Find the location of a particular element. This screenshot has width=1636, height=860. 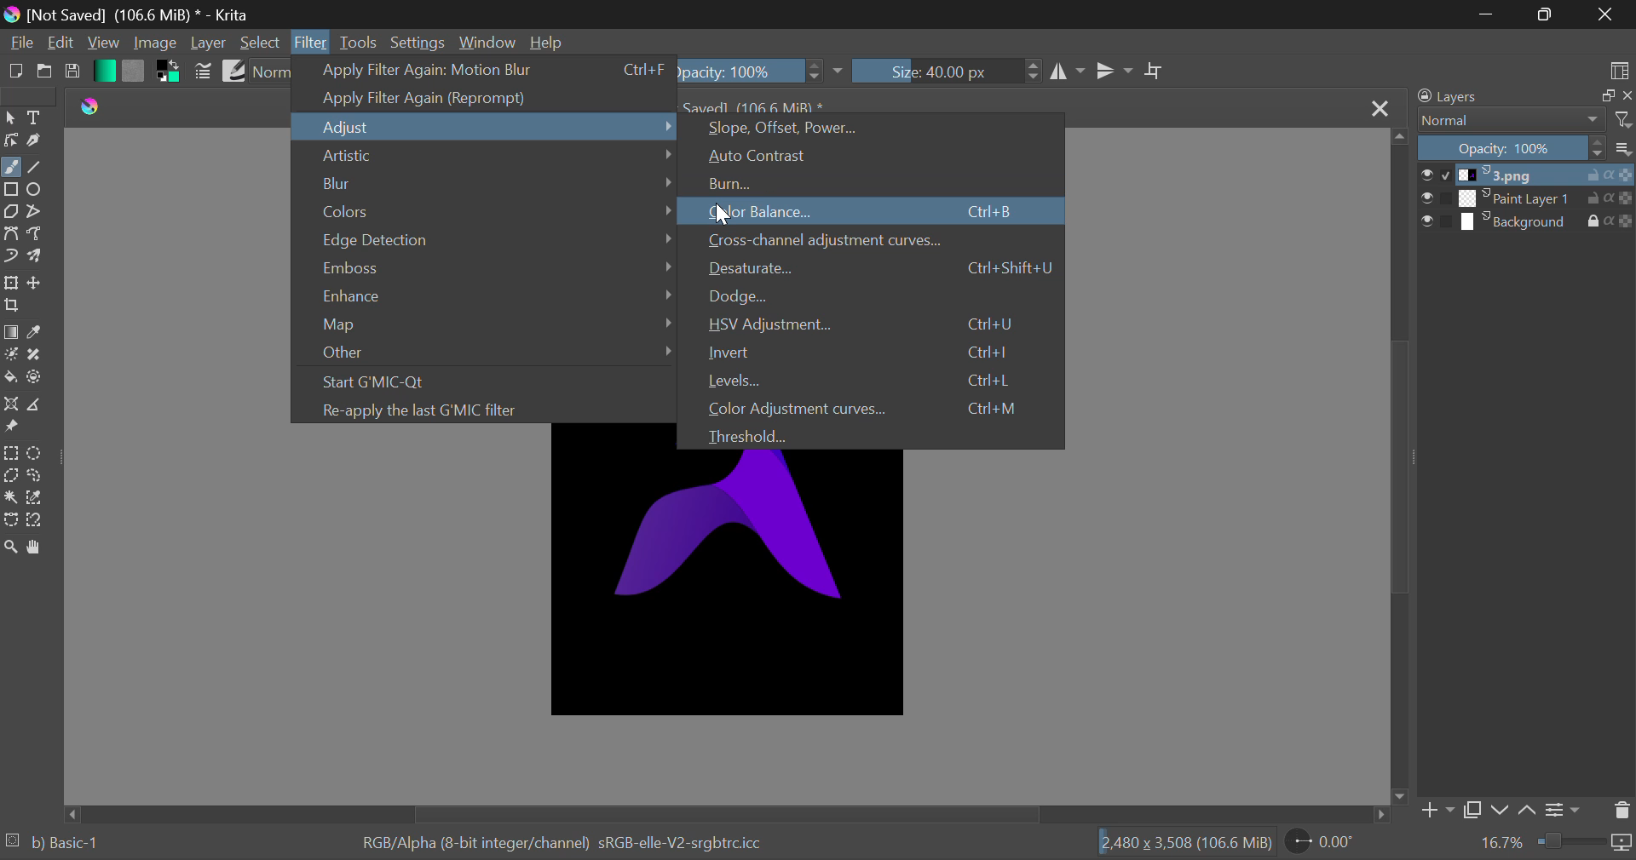

Freehand Selection is located at coordinates (35, 475).